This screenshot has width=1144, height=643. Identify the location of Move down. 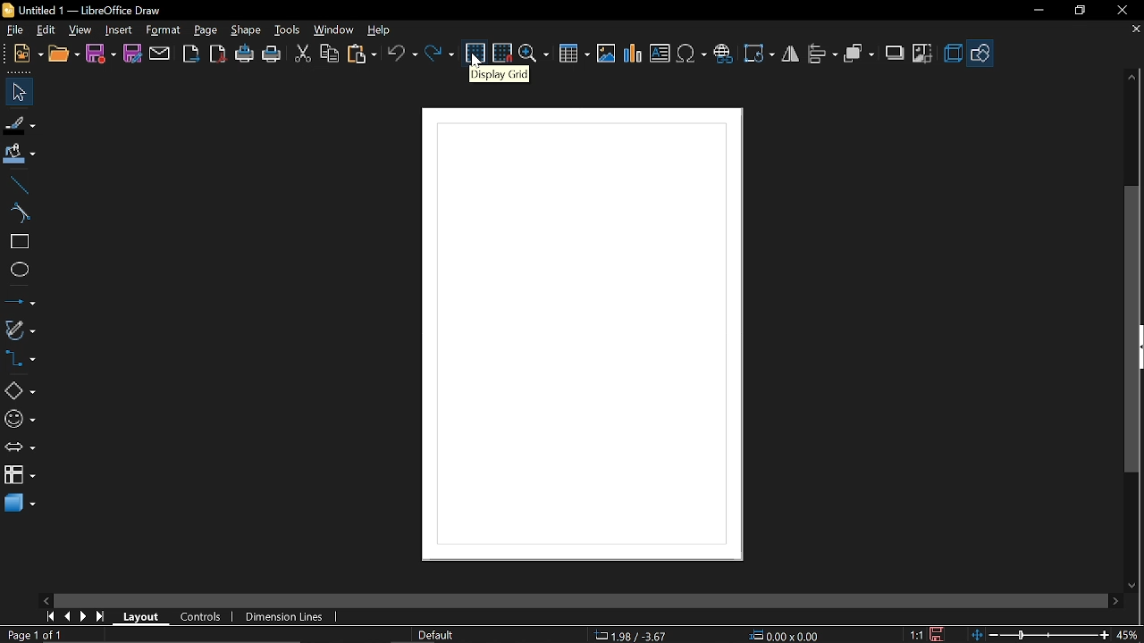
(1133, 586).